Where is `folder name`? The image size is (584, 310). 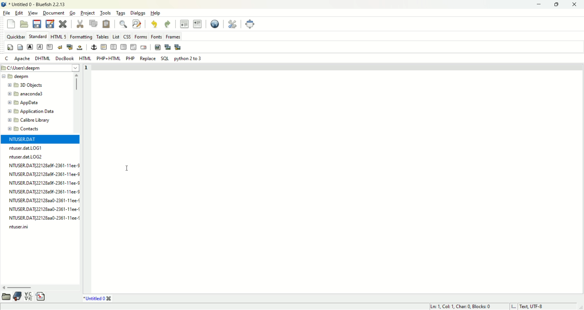 folder name is located at coordinates (19, 77).